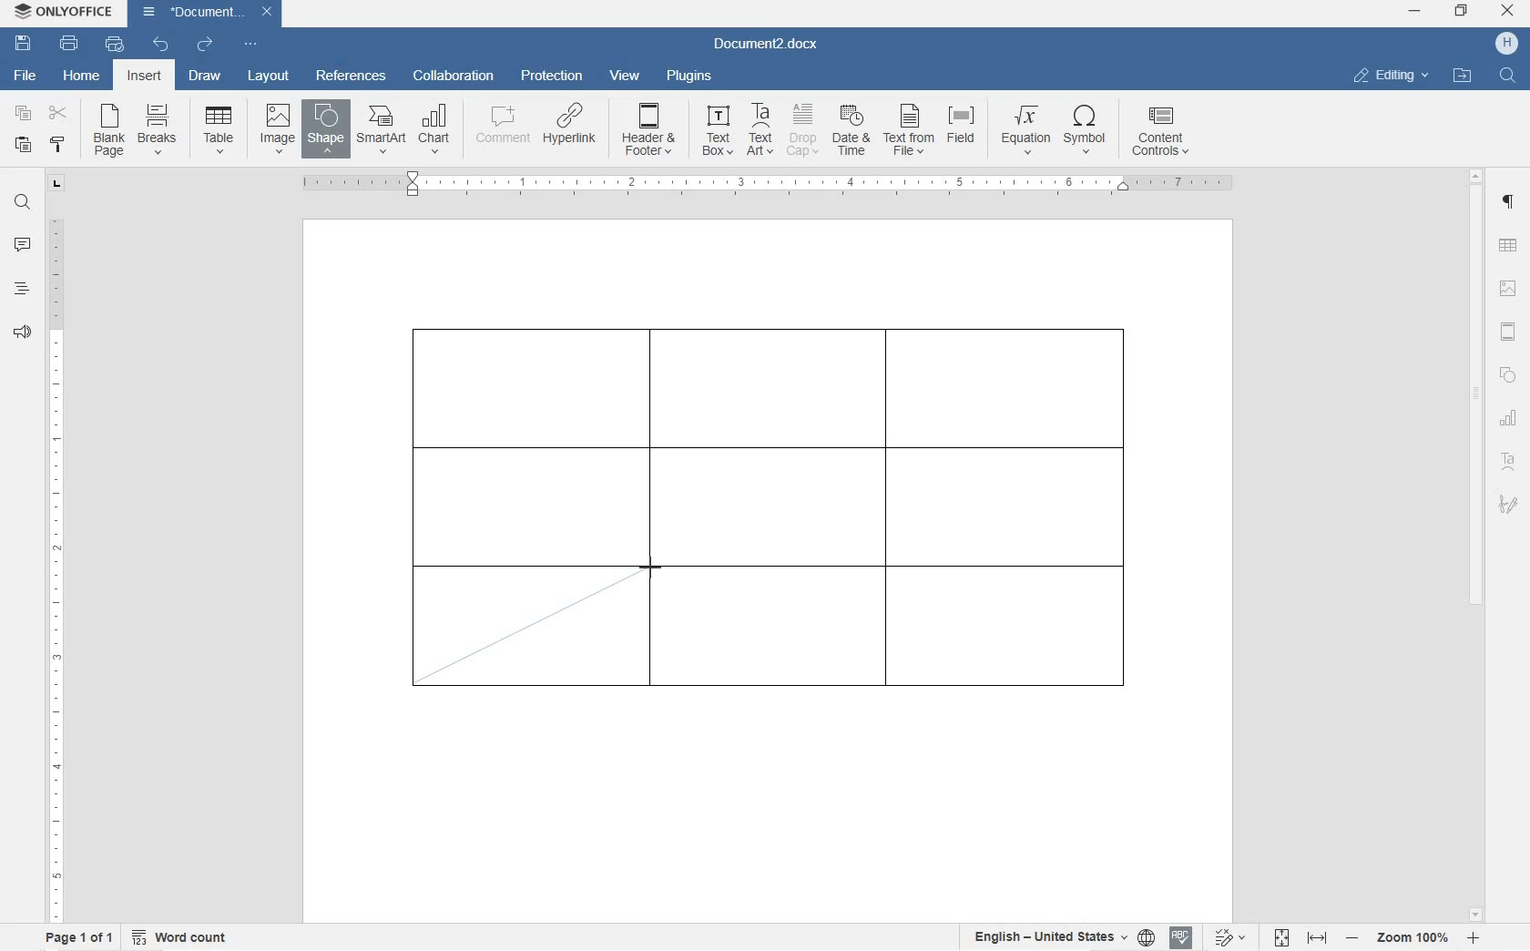 This screenshot has width=1530, height=951. What do you see at coordinates (690, 78) in the screenshot?
I see `plugins` at bounding box center [690, 78].